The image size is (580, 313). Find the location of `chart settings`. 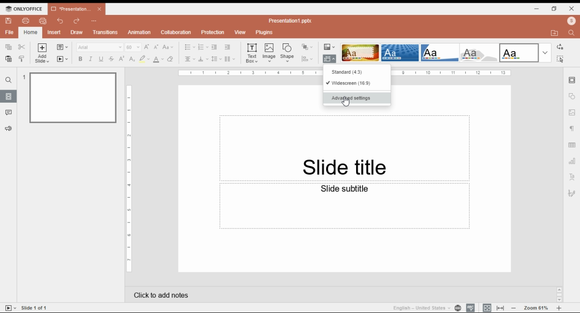

chart settings is located at coordinates (573, 161).